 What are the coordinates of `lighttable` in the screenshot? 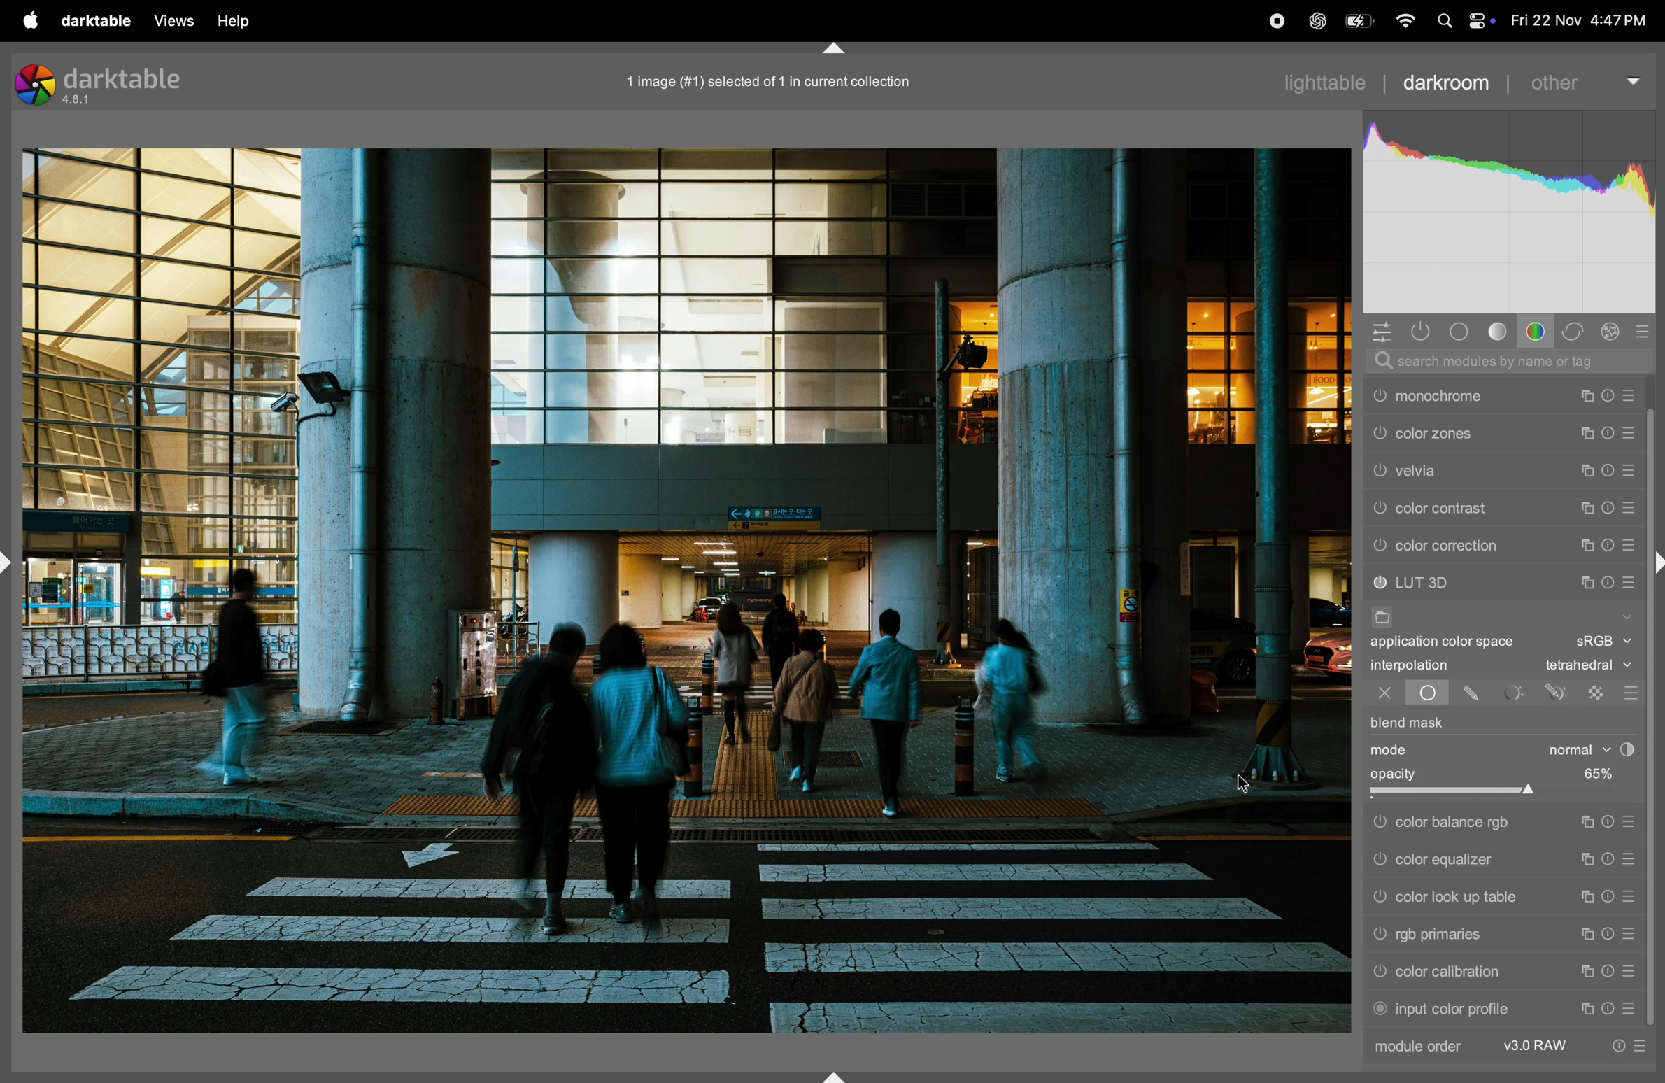 It's located at (1323, 85).